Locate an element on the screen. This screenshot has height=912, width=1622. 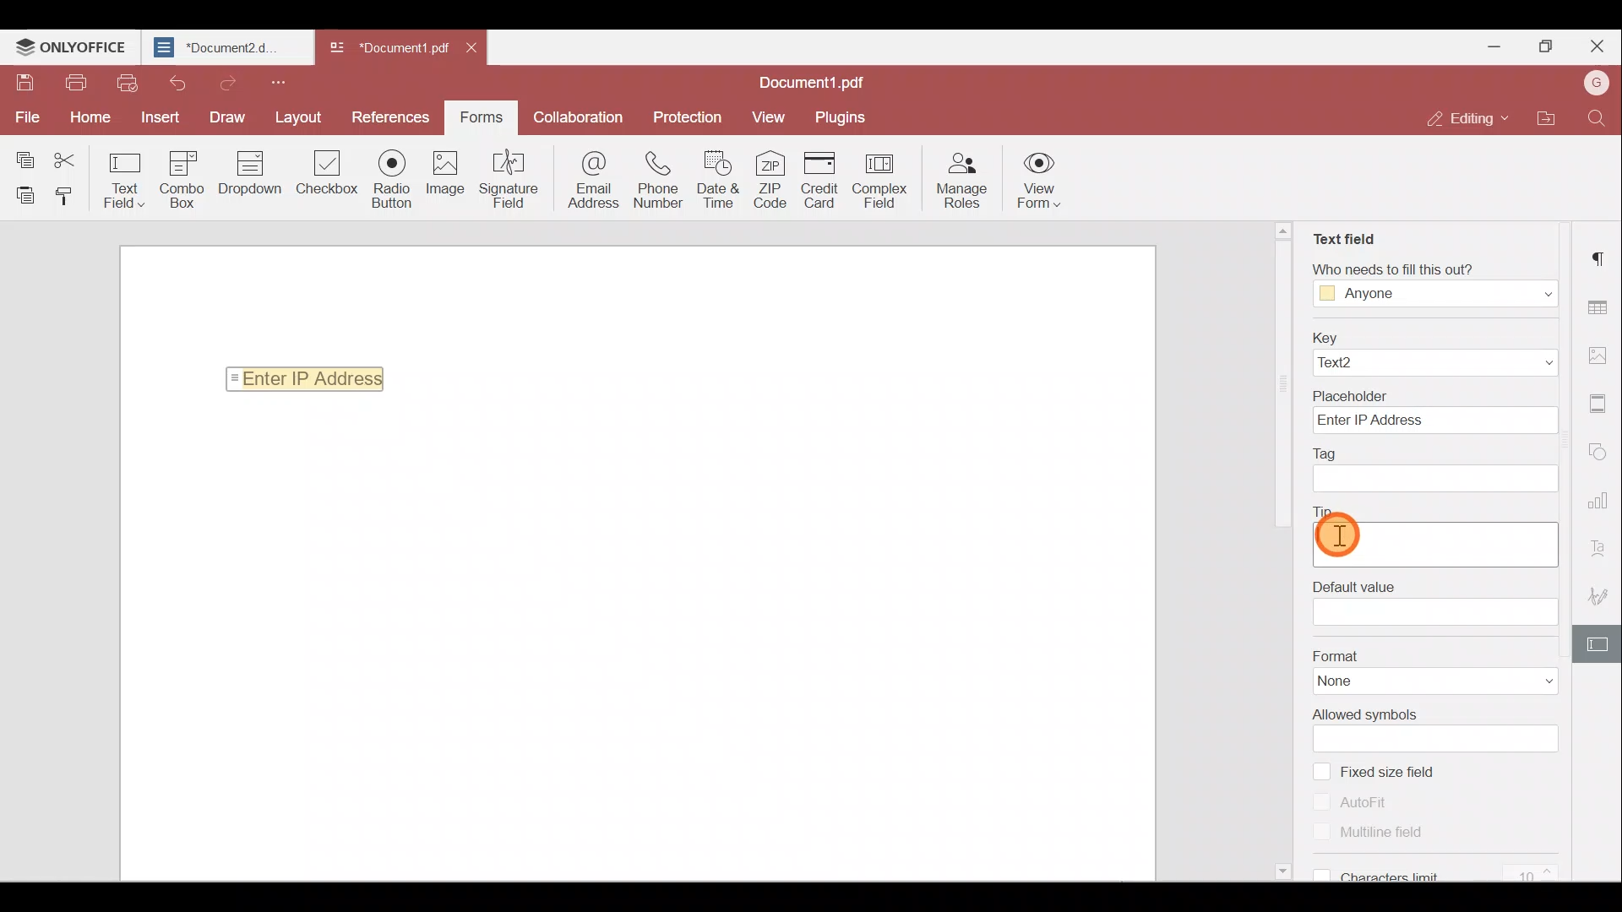
Close is located at coordinates (1598, 44).